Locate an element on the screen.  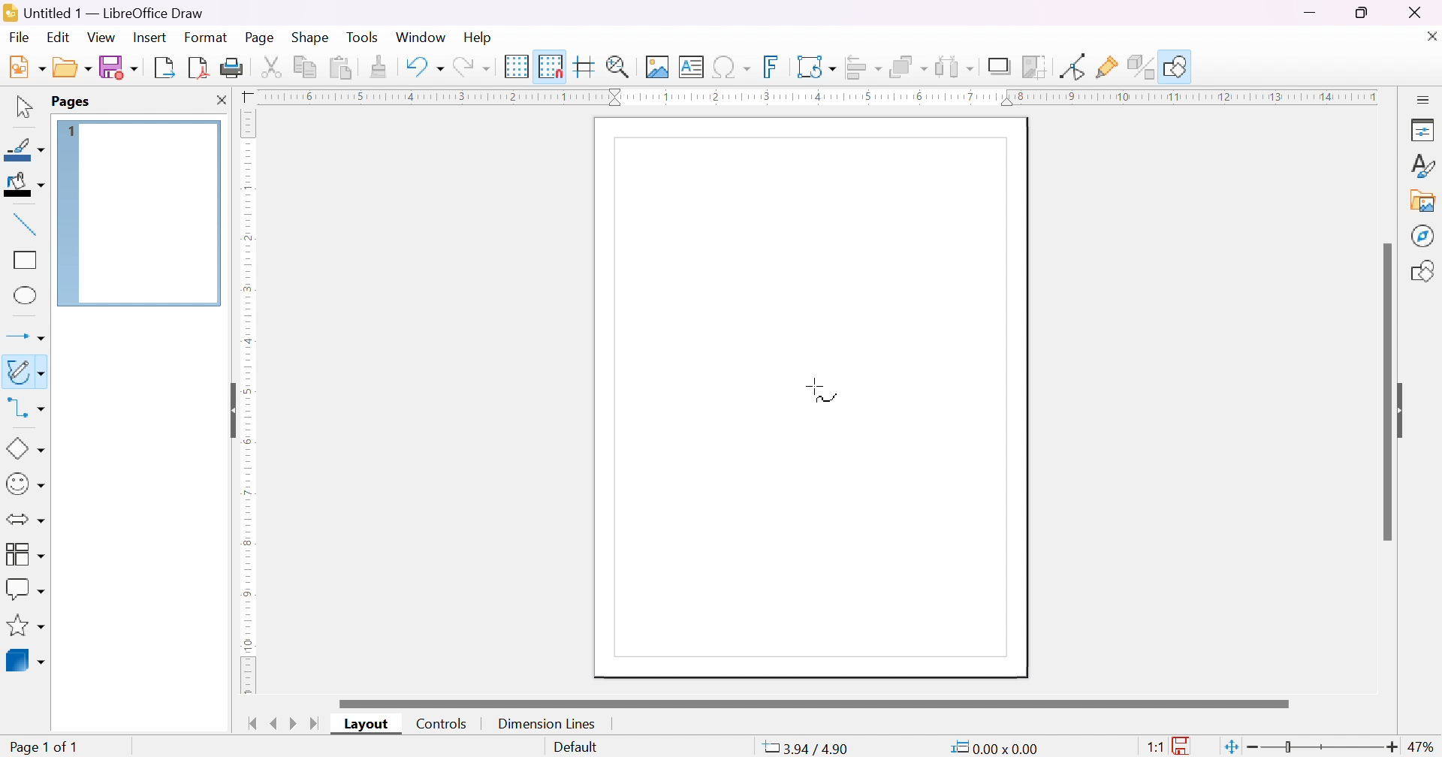
window is located at coordinates (420, 37).